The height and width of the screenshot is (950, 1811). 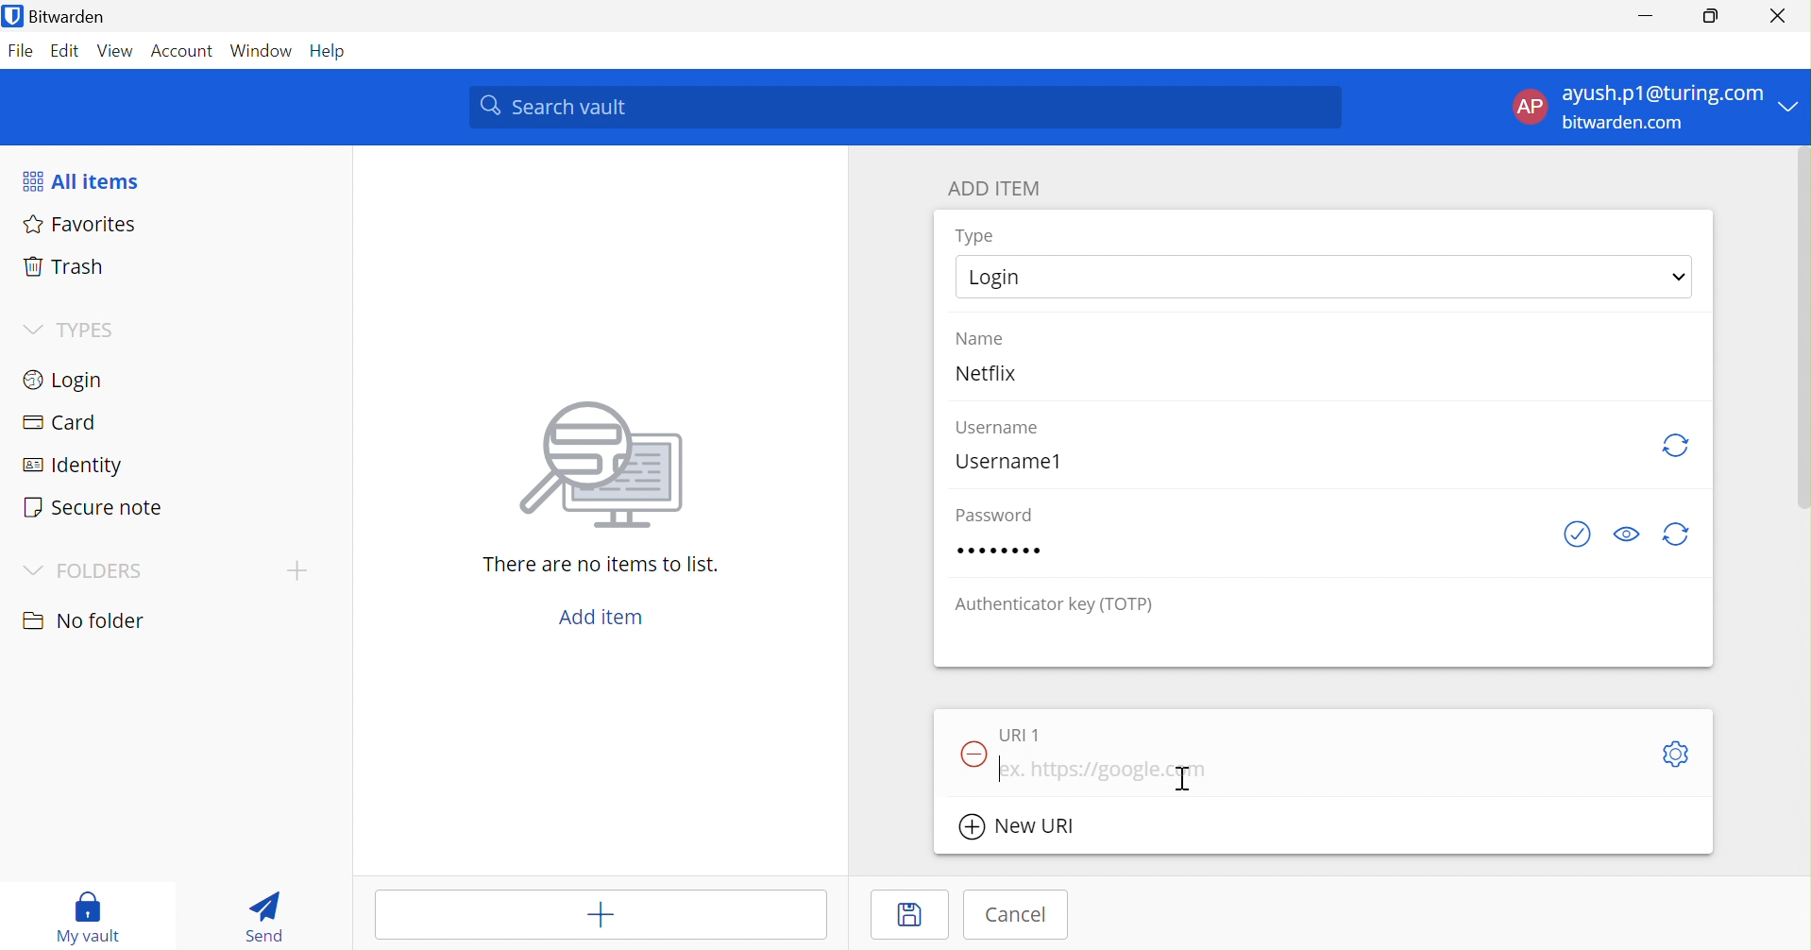 I want to click on 12345678, so click(x=1001, y=550).